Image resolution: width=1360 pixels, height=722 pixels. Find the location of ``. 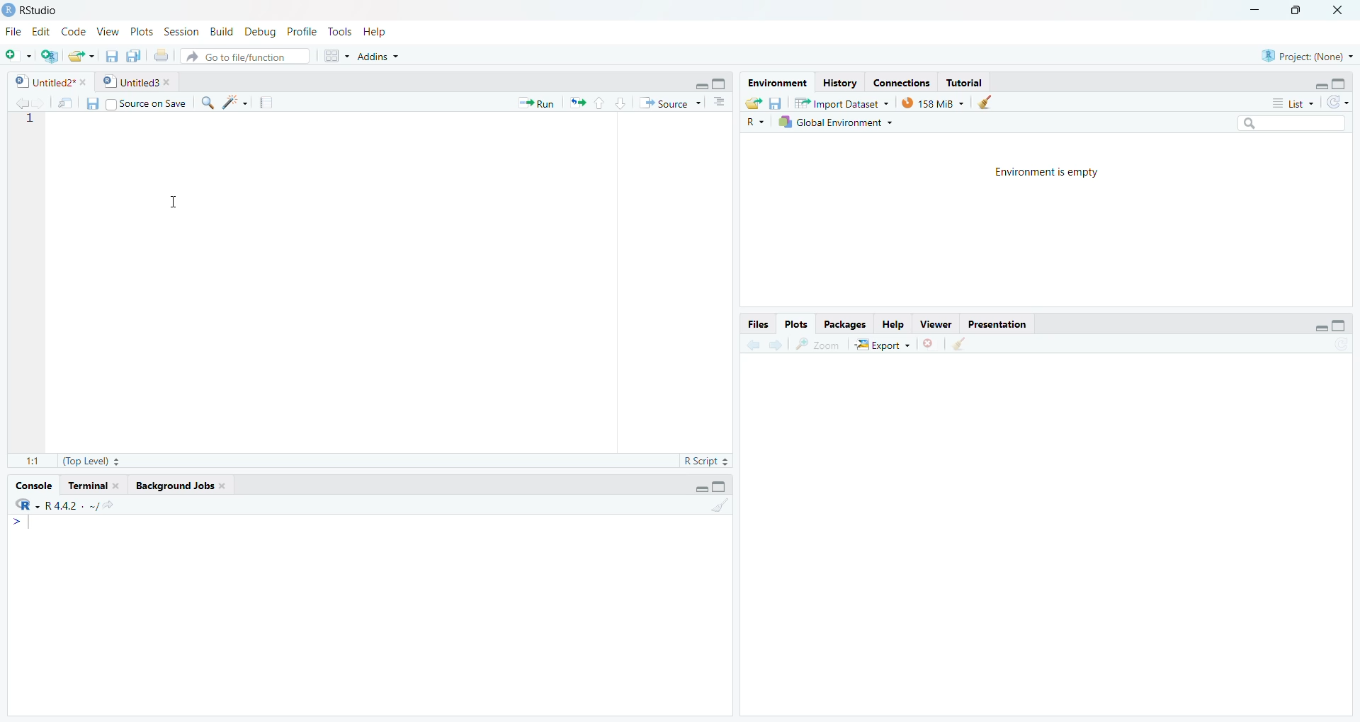

 is located at coordinates (776, 103).